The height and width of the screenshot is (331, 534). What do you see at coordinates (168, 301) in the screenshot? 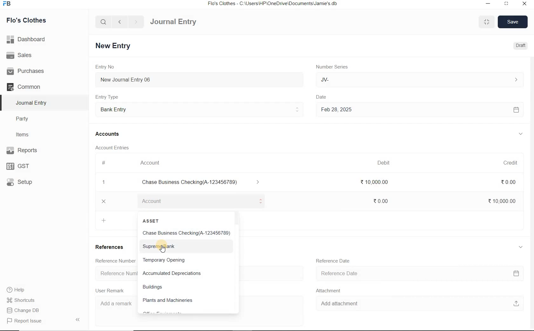
I see `Plants and Machineries` at bounding box center [168, 301].